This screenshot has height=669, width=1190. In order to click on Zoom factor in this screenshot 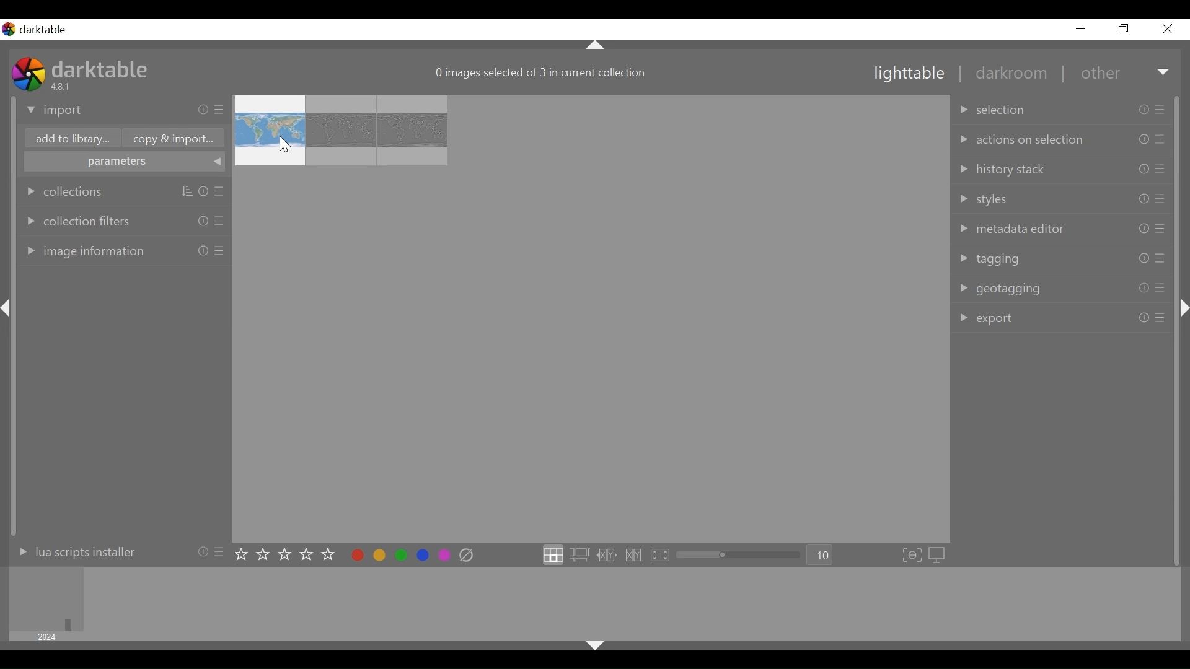, I will do `click(823, 555)`.